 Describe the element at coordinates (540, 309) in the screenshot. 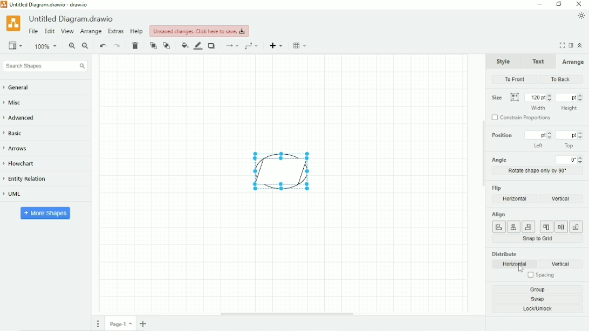

I see `Lock/Unlock` at that location.